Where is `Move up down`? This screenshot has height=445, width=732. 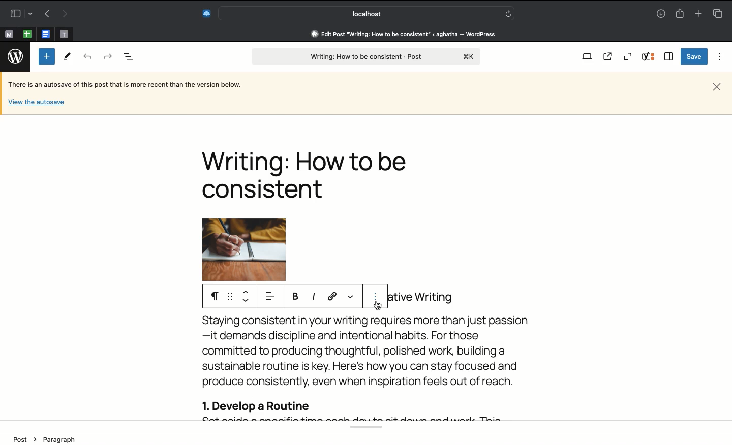
Move up down is located at coordinates (247, 297).